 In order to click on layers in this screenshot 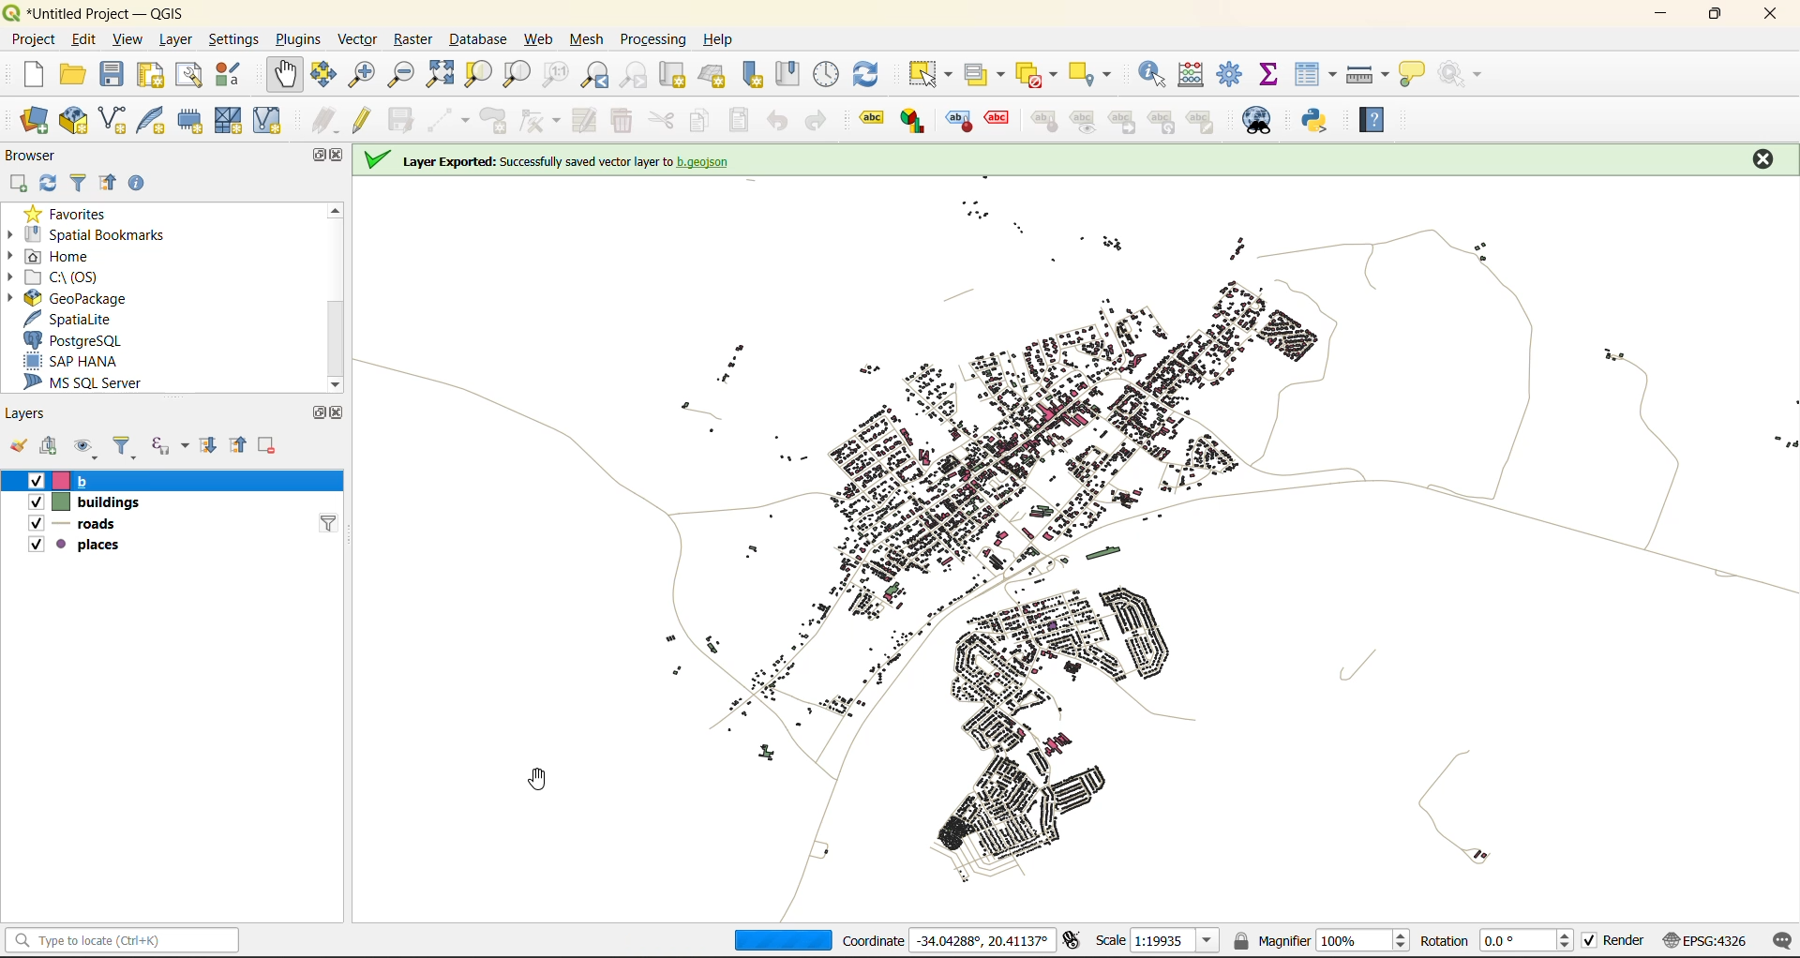, I will do `click(26, 412)`.